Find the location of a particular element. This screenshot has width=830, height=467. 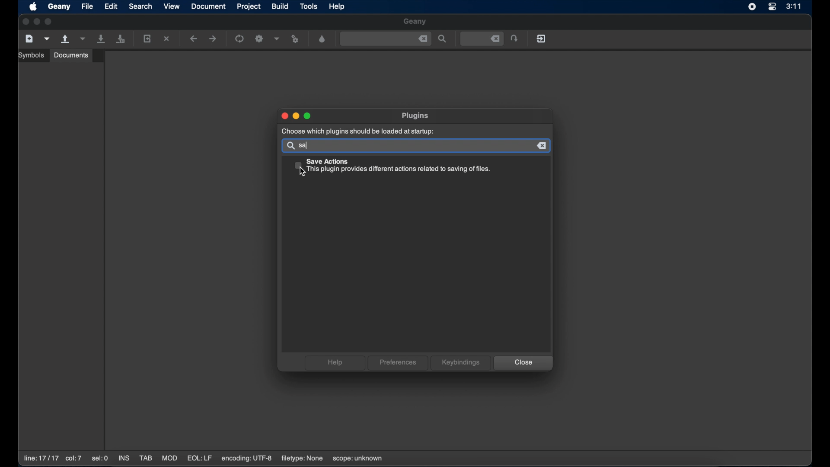

EQL:LF is located at coordinates (199, 458).